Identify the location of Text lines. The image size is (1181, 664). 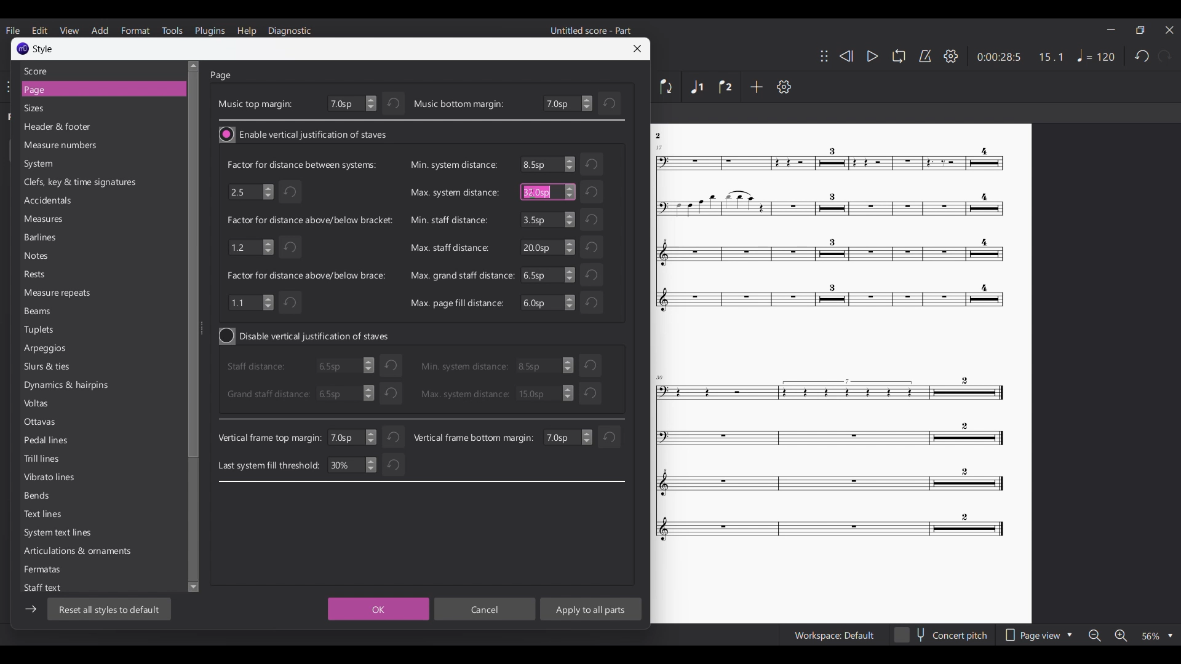
(64, 515).